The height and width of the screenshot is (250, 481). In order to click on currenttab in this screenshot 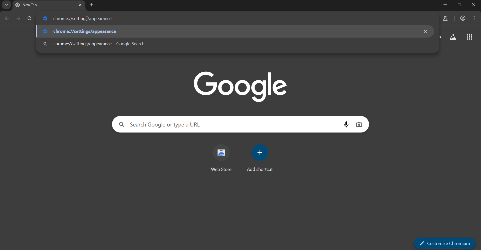, I will do `click(32, 5)`.